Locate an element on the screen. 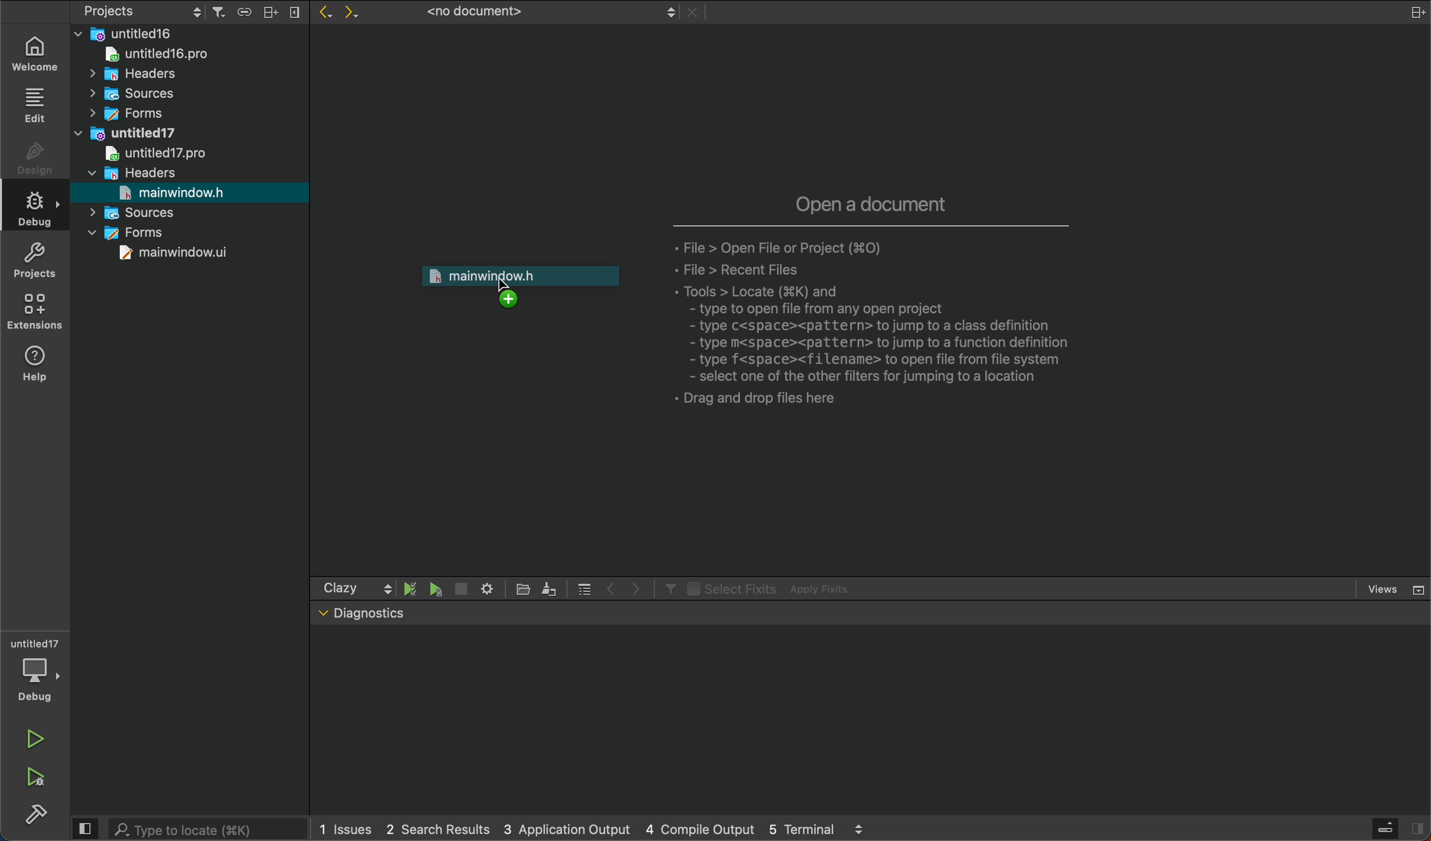 The width and height of the screenshot is (1431, 841). menu is located at coordinates (584, 588).